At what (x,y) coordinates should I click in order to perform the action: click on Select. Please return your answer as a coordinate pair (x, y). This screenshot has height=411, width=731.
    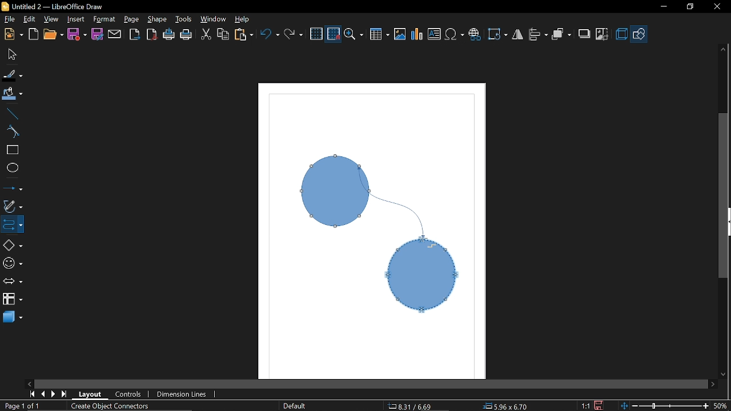
    Looking at the image, I should click on (13, 54).